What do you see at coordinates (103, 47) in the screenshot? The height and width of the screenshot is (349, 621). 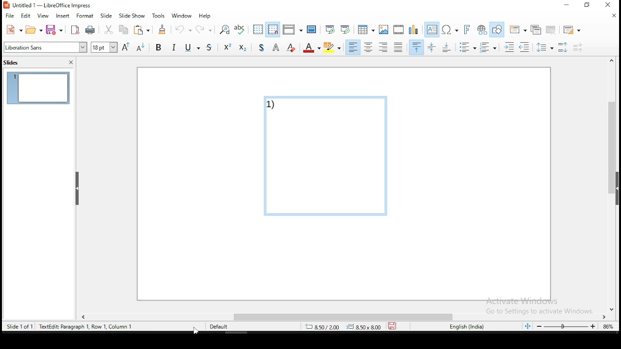 I see `font size` at bounding box center [103, 47].